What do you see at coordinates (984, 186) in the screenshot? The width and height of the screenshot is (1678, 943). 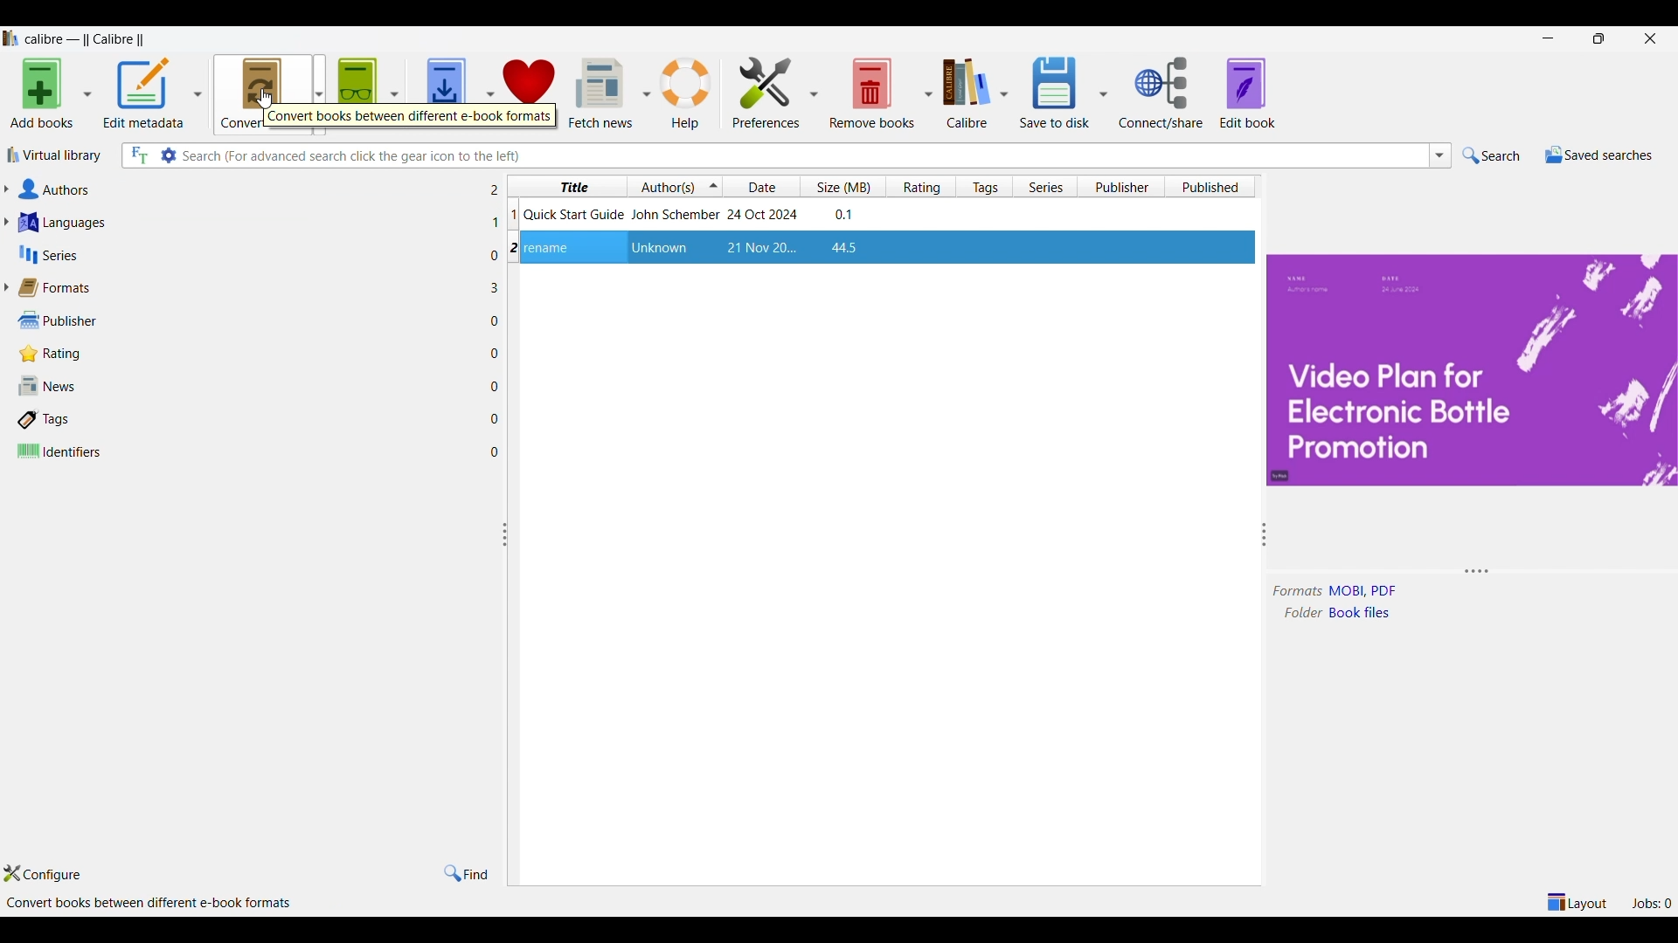 I see `Tags column` at bounding box center [984, 186].